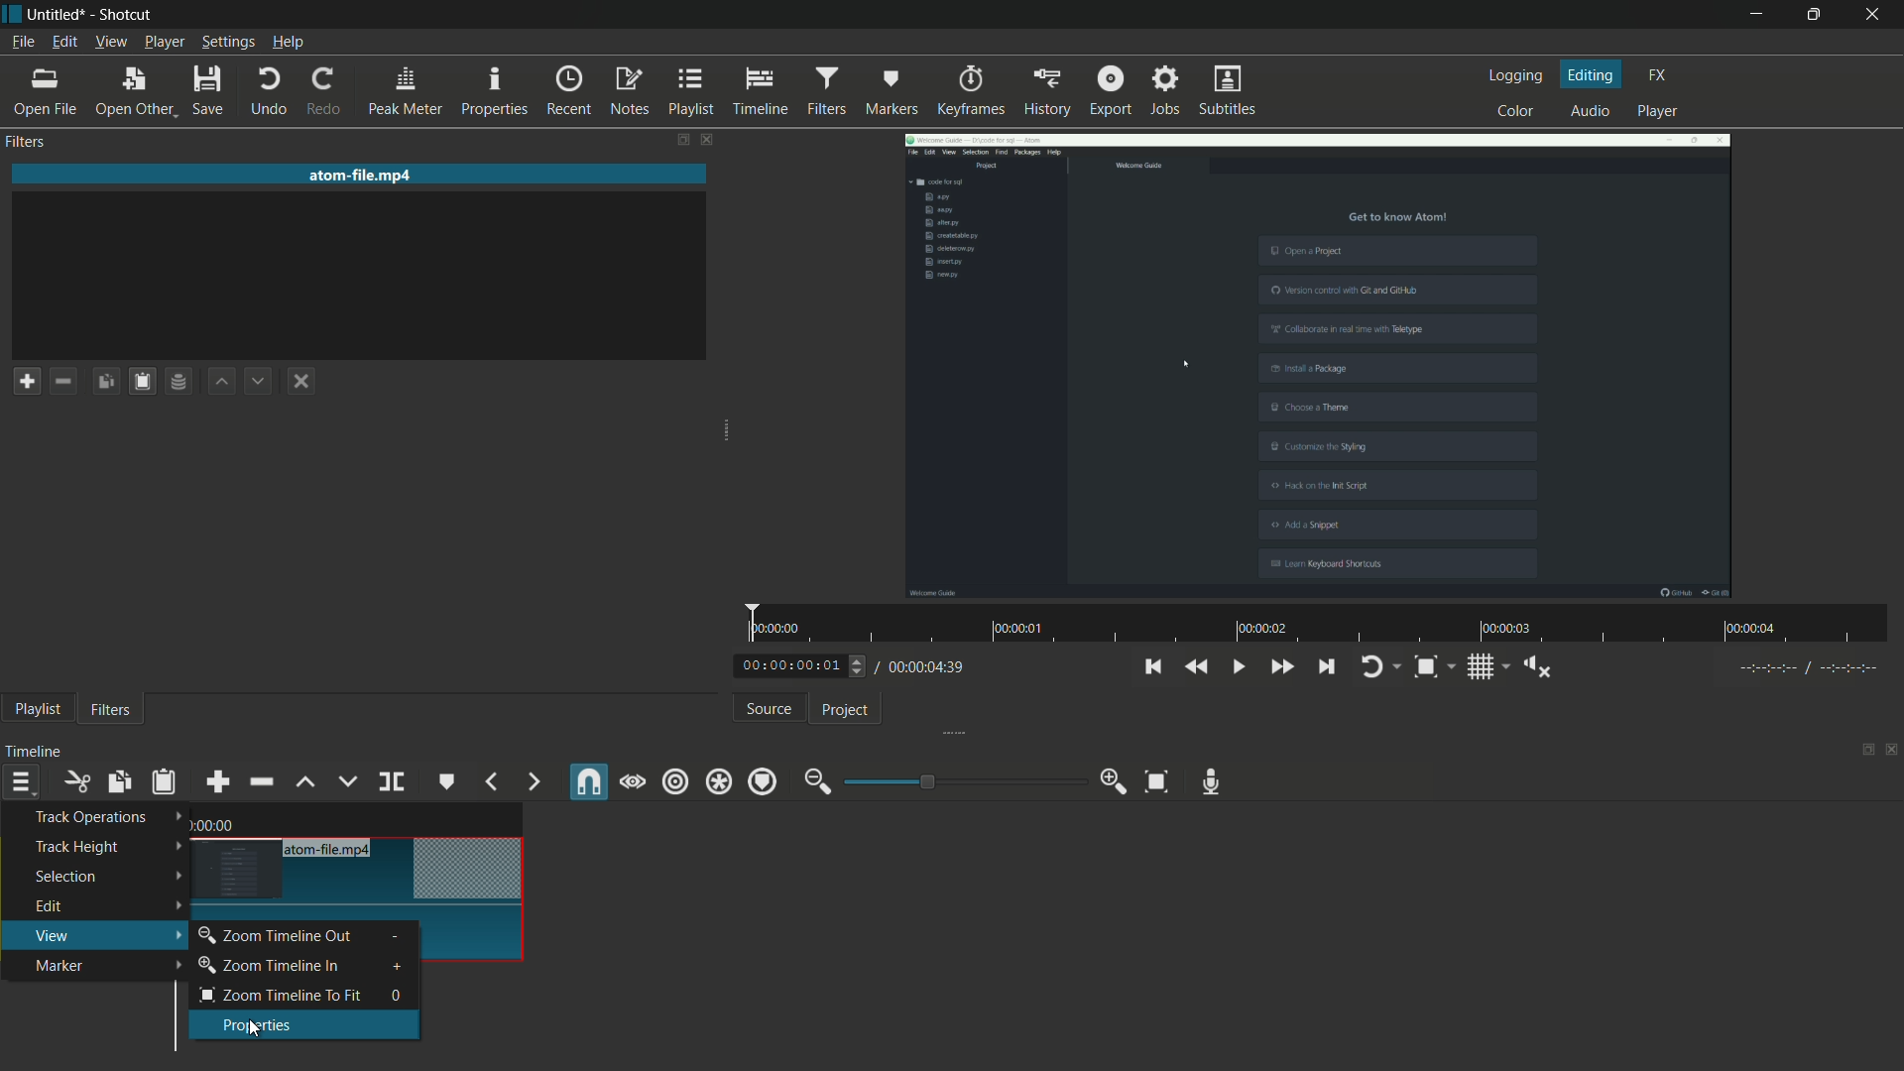 Image resolution: width=1904 pixels, height=1071 pixels. What do you see at coordinates (681, 139) in the screenshot?
I see `change layout` at bounding box center [681, 139].